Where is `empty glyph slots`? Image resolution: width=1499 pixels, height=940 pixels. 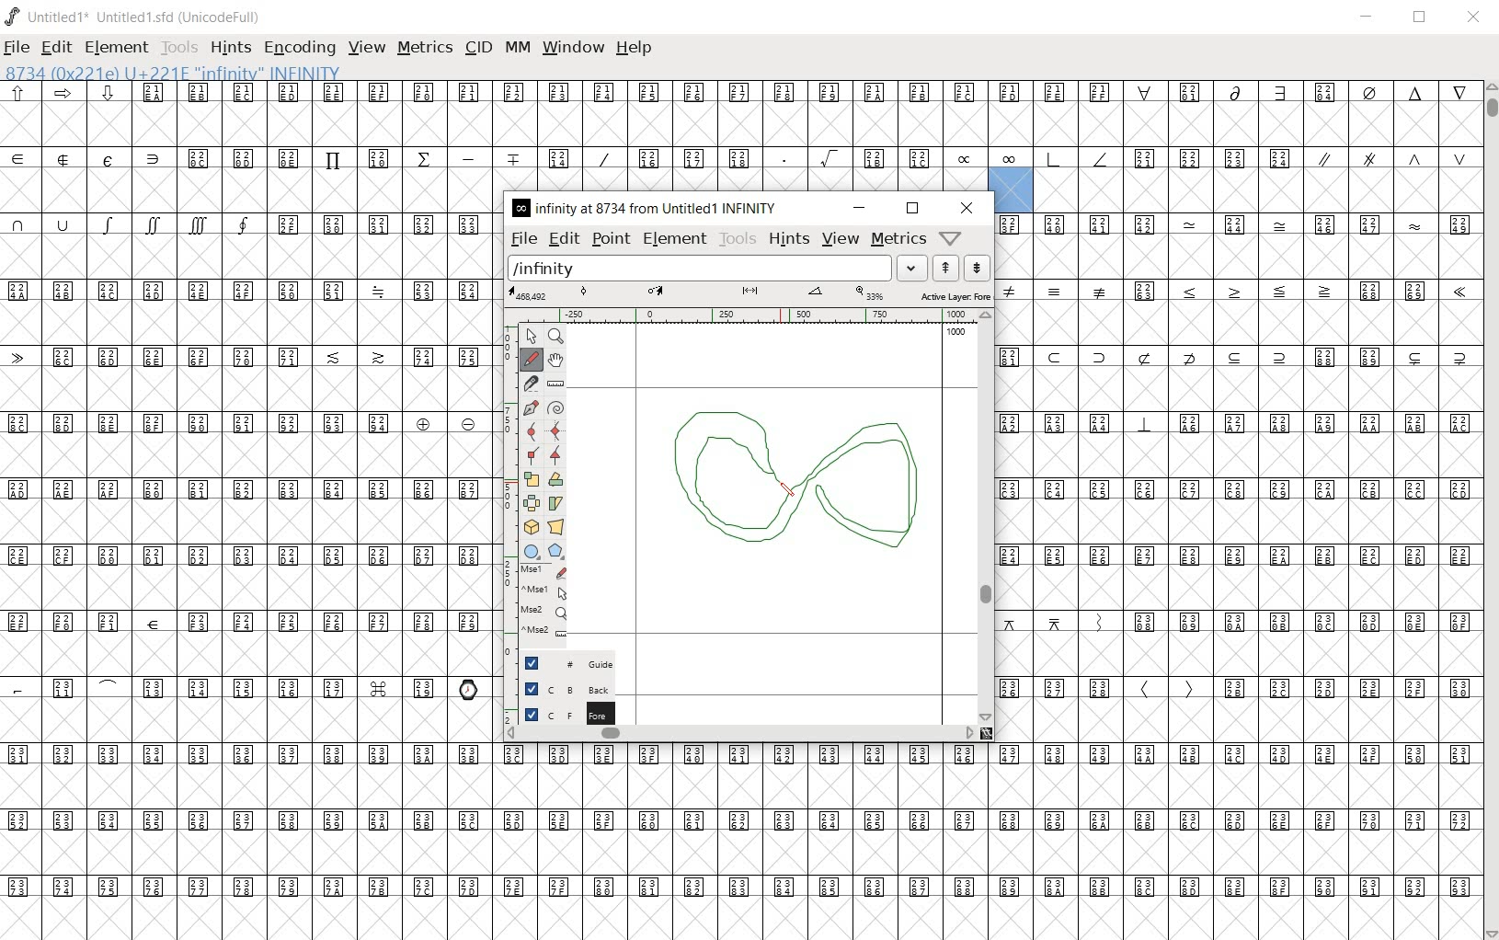 empty glyph slots is located at coordinates (253, 387).